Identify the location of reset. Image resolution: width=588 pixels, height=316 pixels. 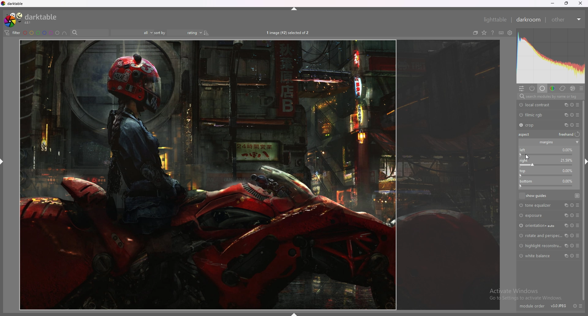
(571, 235).